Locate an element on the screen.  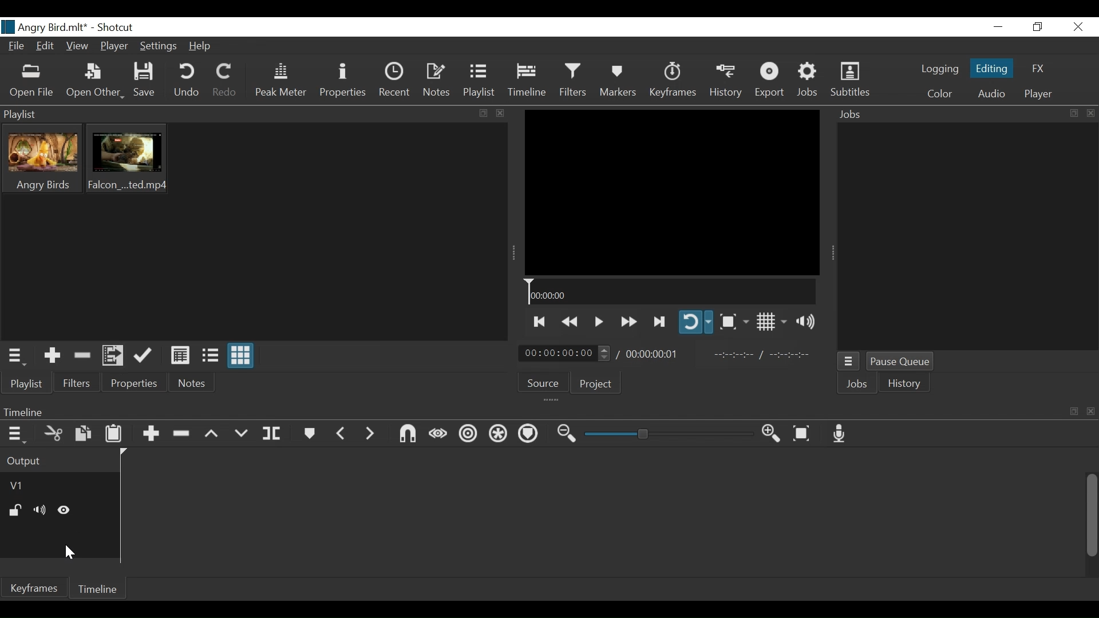
 is located at coordinates (479, 81).